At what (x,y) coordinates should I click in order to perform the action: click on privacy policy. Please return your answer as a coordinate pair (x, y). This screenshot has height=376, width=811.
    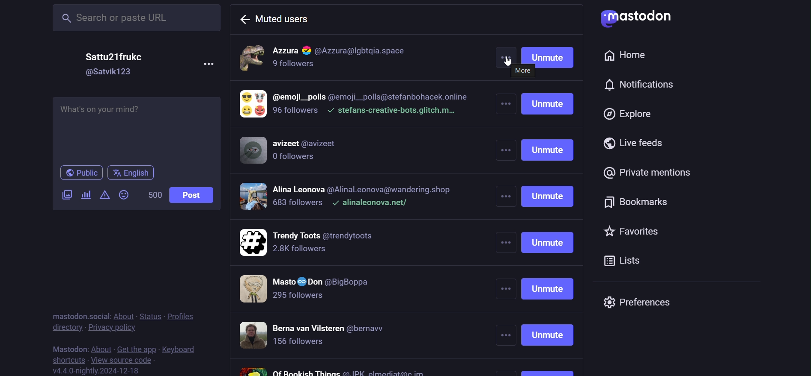
    Looking at the image, I should click on (111, 327).